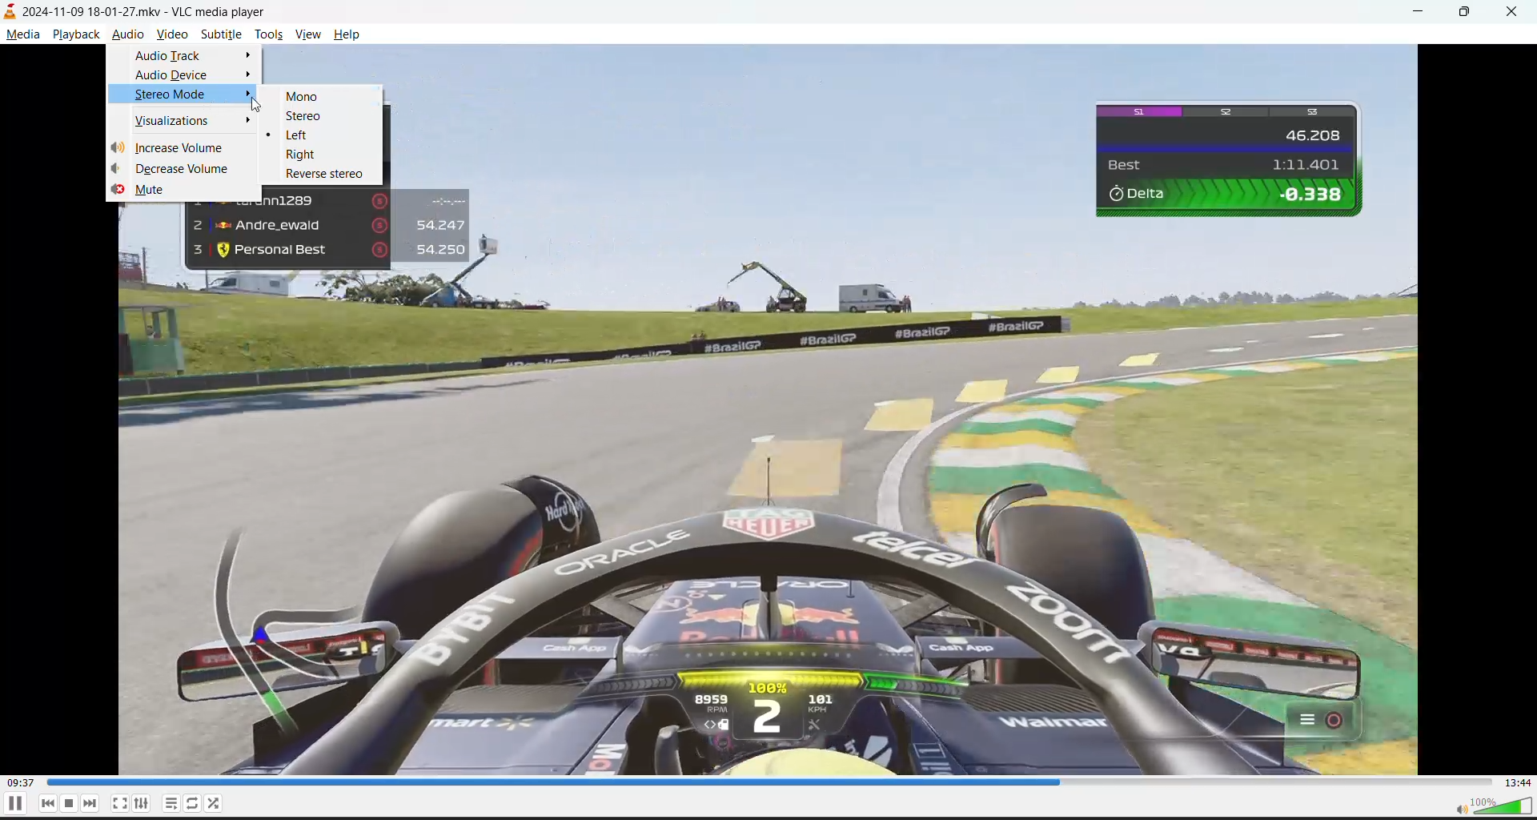 The height and width of the screenshot is (820, 1537). I want to click on maximize, so click(1469, 14).